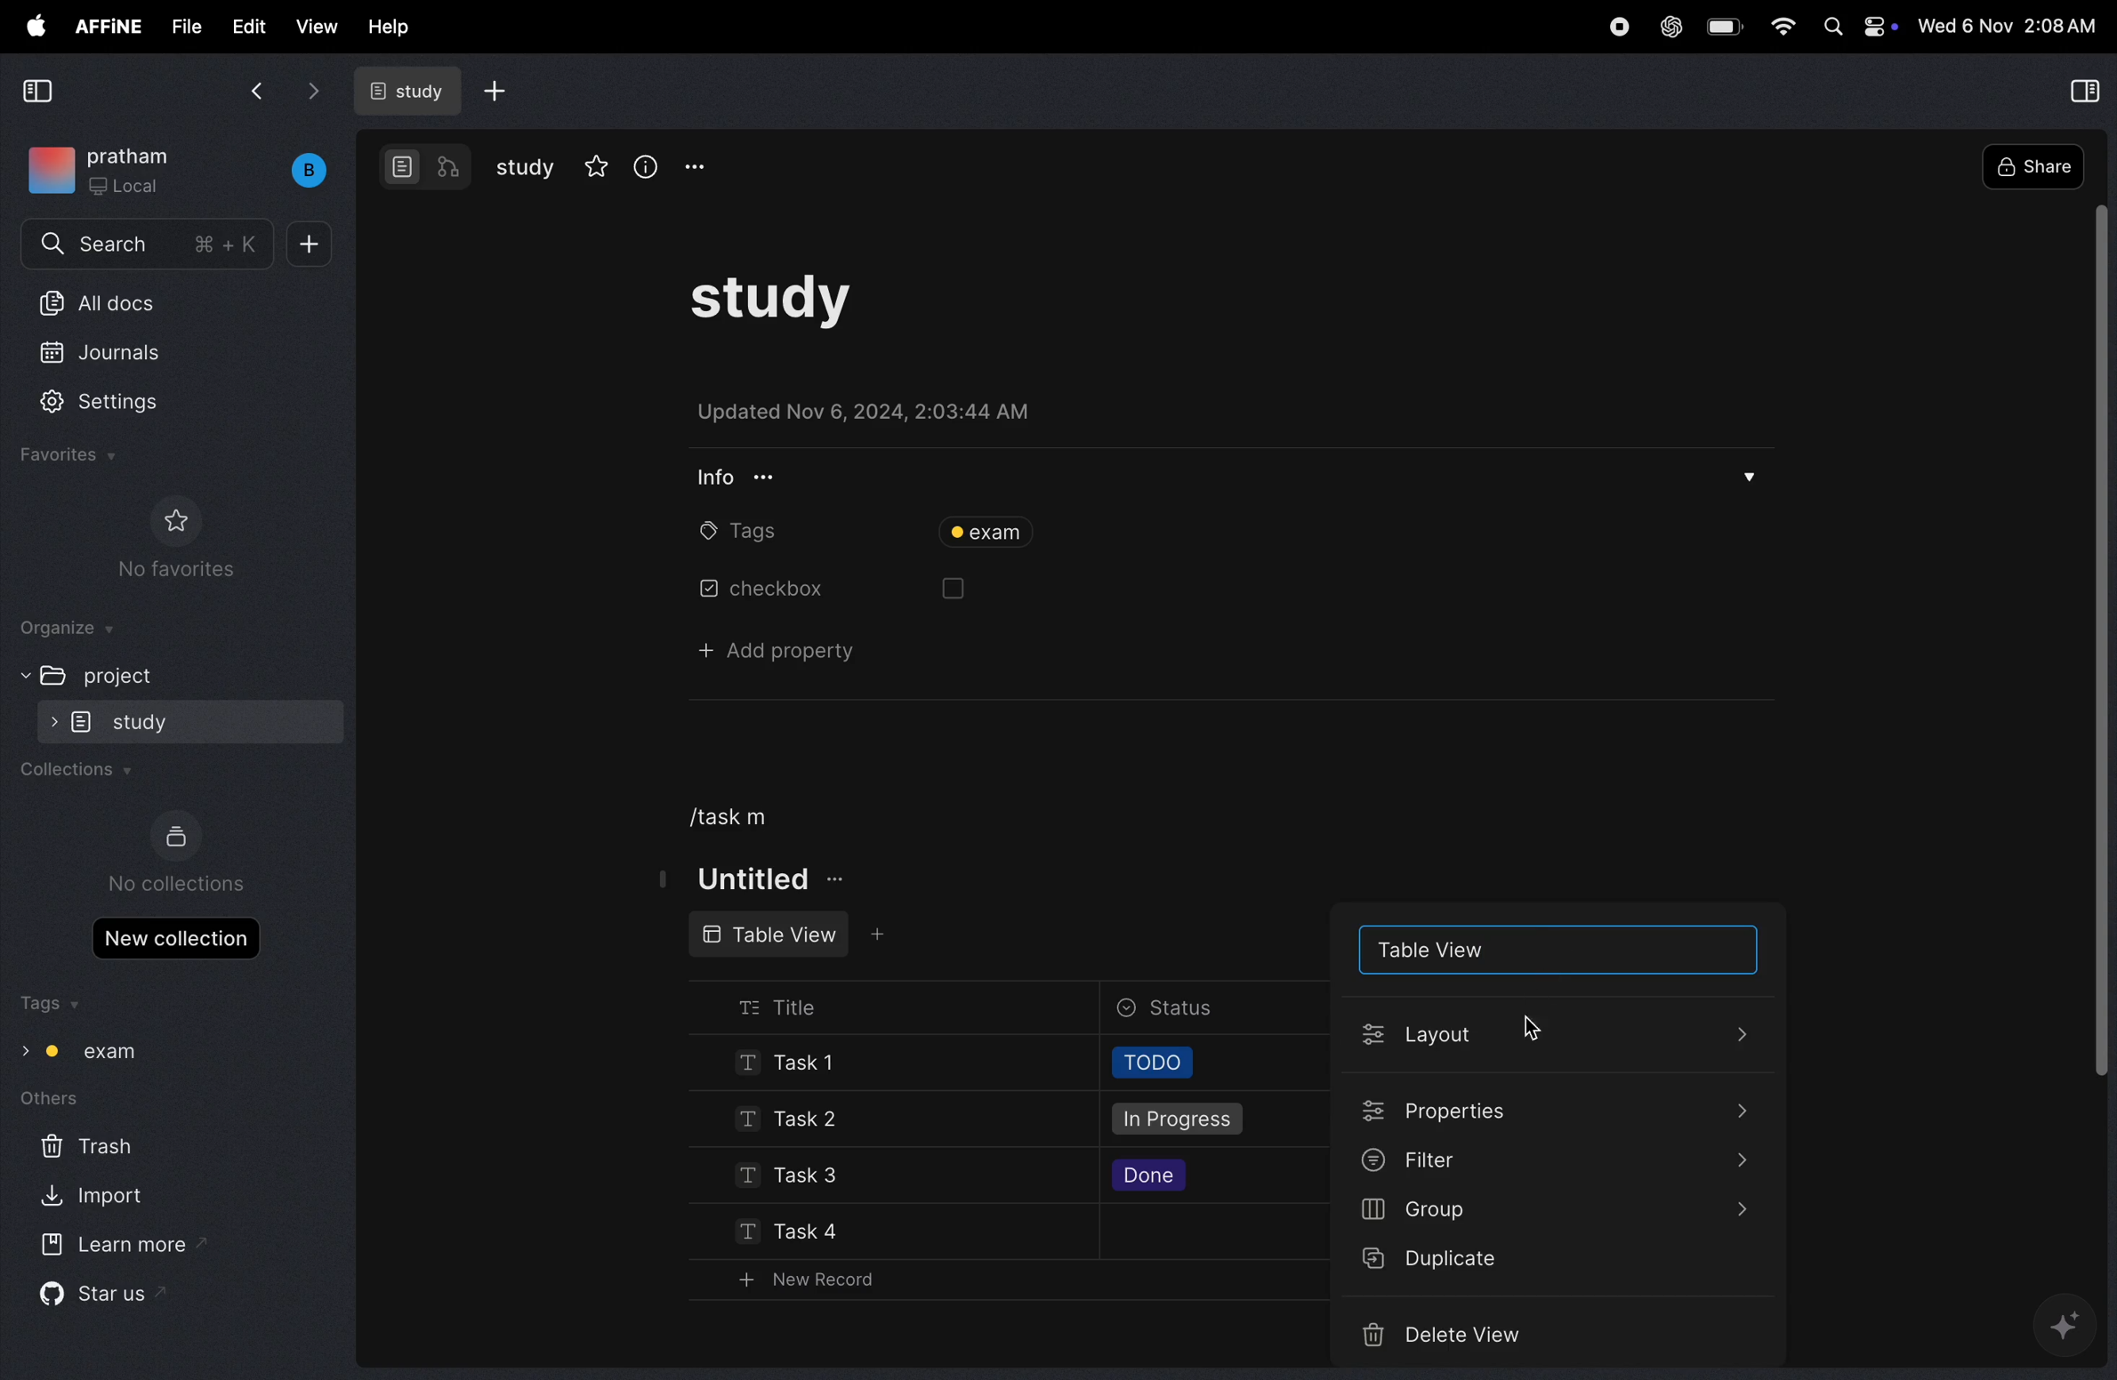  Describe the element at coordinates (783, 1120) in the screenshot. I see `task 2` at that location.